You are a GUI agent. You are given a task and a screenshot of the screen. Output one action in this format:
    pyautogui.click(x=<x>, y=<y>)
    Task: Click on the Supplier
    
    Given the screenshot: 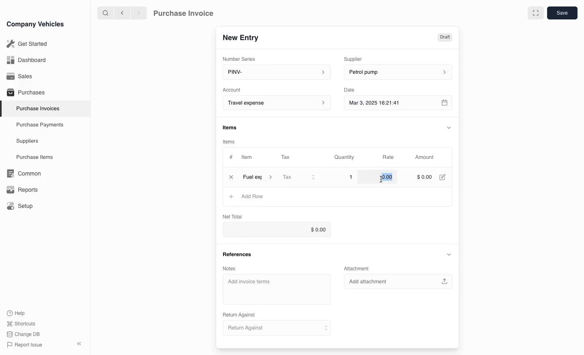 What is the action you would take?
    pyautogui.click(x=359, y=58)
    